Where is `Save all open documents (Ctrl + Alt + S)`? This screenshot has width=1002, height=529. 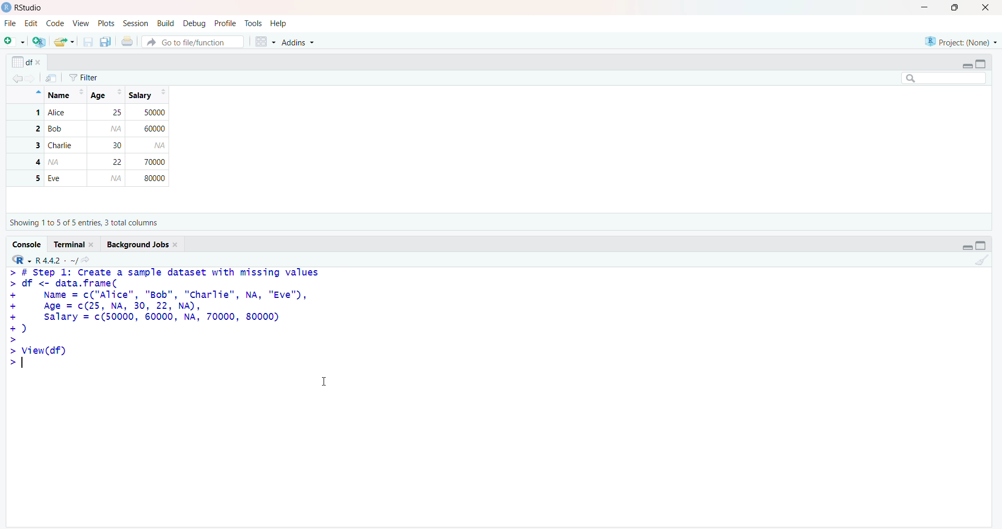 Save all open documents (Ctrl + Alt + S) is located at coordinates (106, 42).